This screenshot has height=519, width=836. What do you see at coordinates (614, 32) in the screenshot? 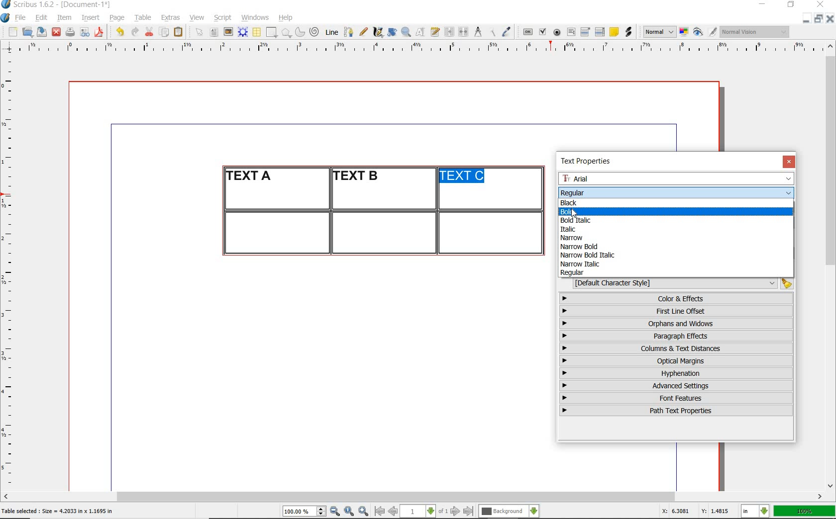
I see `text annotation` at bounding box center [614, 32].